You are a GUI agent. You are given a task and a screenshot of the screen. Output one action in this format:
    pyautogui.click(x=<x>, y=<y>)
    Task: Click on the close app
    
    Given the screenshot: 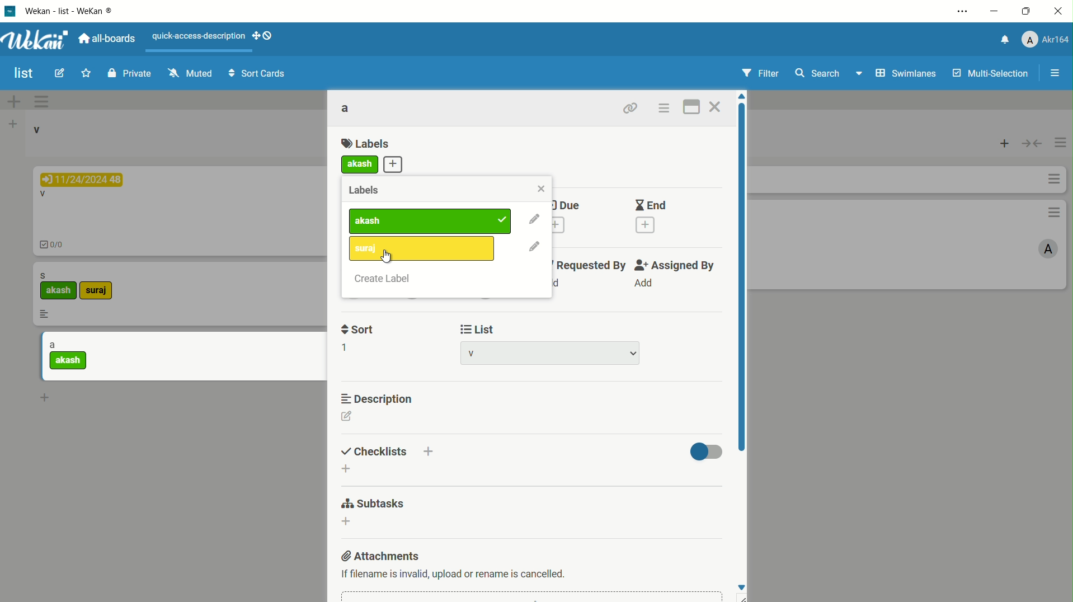 What is the action you would take?
    pyautogui.click(x=1059, y=13)
    